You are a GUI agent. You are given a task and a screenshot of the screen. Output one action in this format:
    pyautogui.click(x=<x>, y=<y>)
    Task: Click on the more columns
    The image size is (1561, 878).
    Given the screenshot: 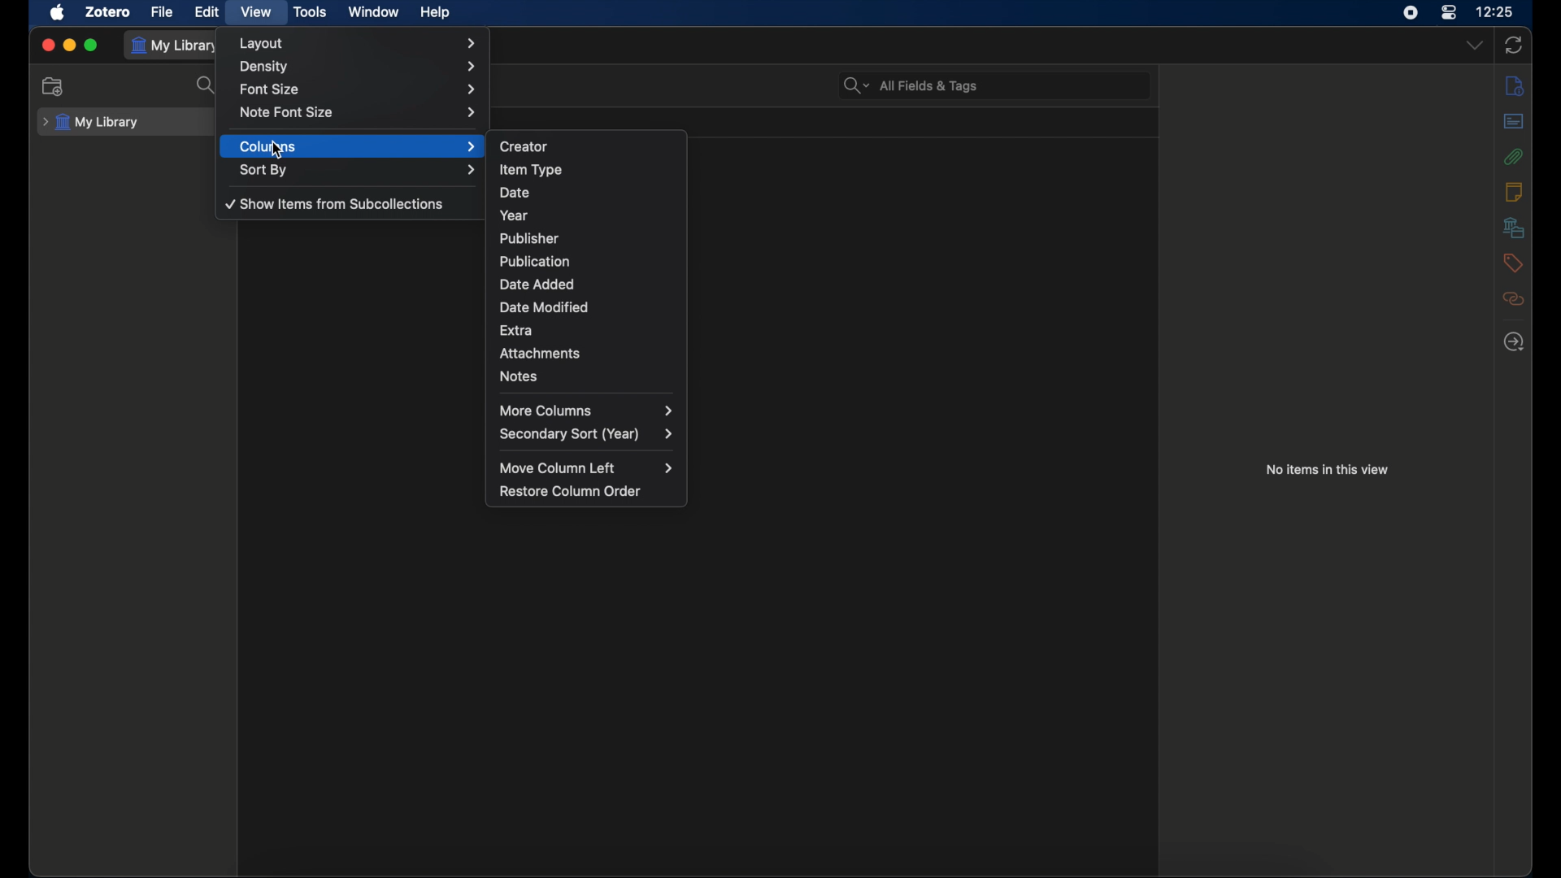 What is the action you would take?
    pyautogui.click(x=585, y=410)
    